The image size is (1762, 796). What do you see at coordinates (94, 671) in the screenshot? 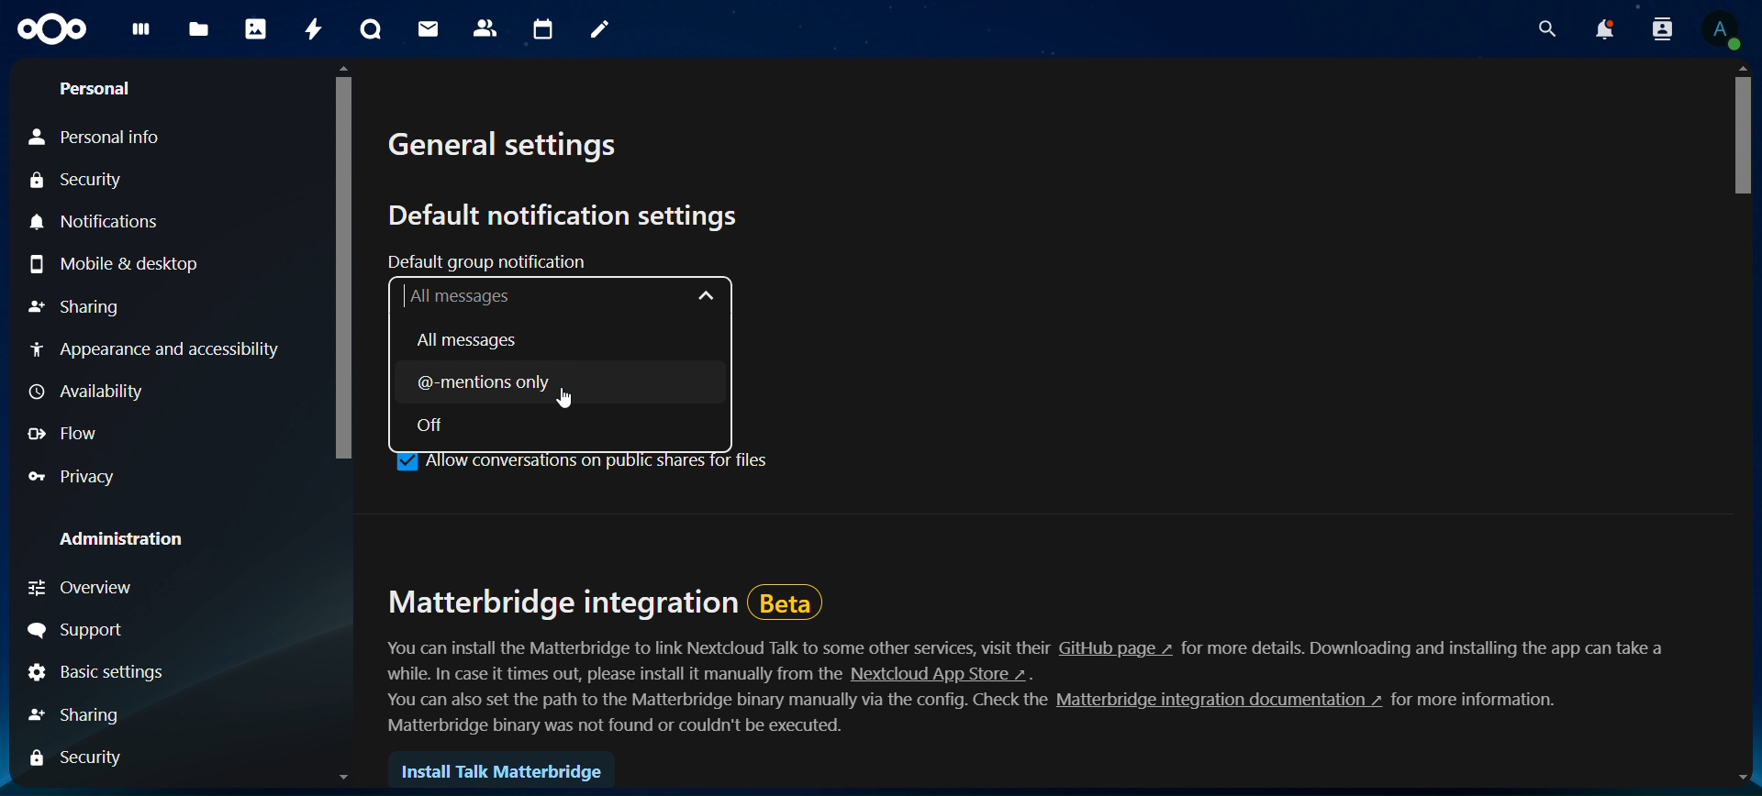
I see `basic settings` at bounding box center [94, 671].